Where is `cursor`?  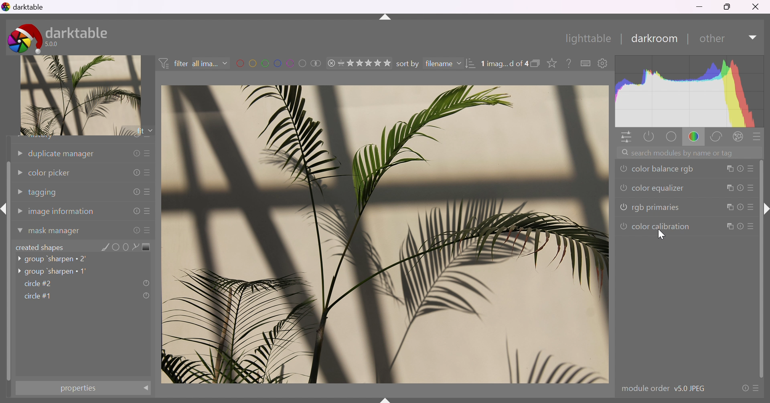 cursor is located at coordinates (664, 237).